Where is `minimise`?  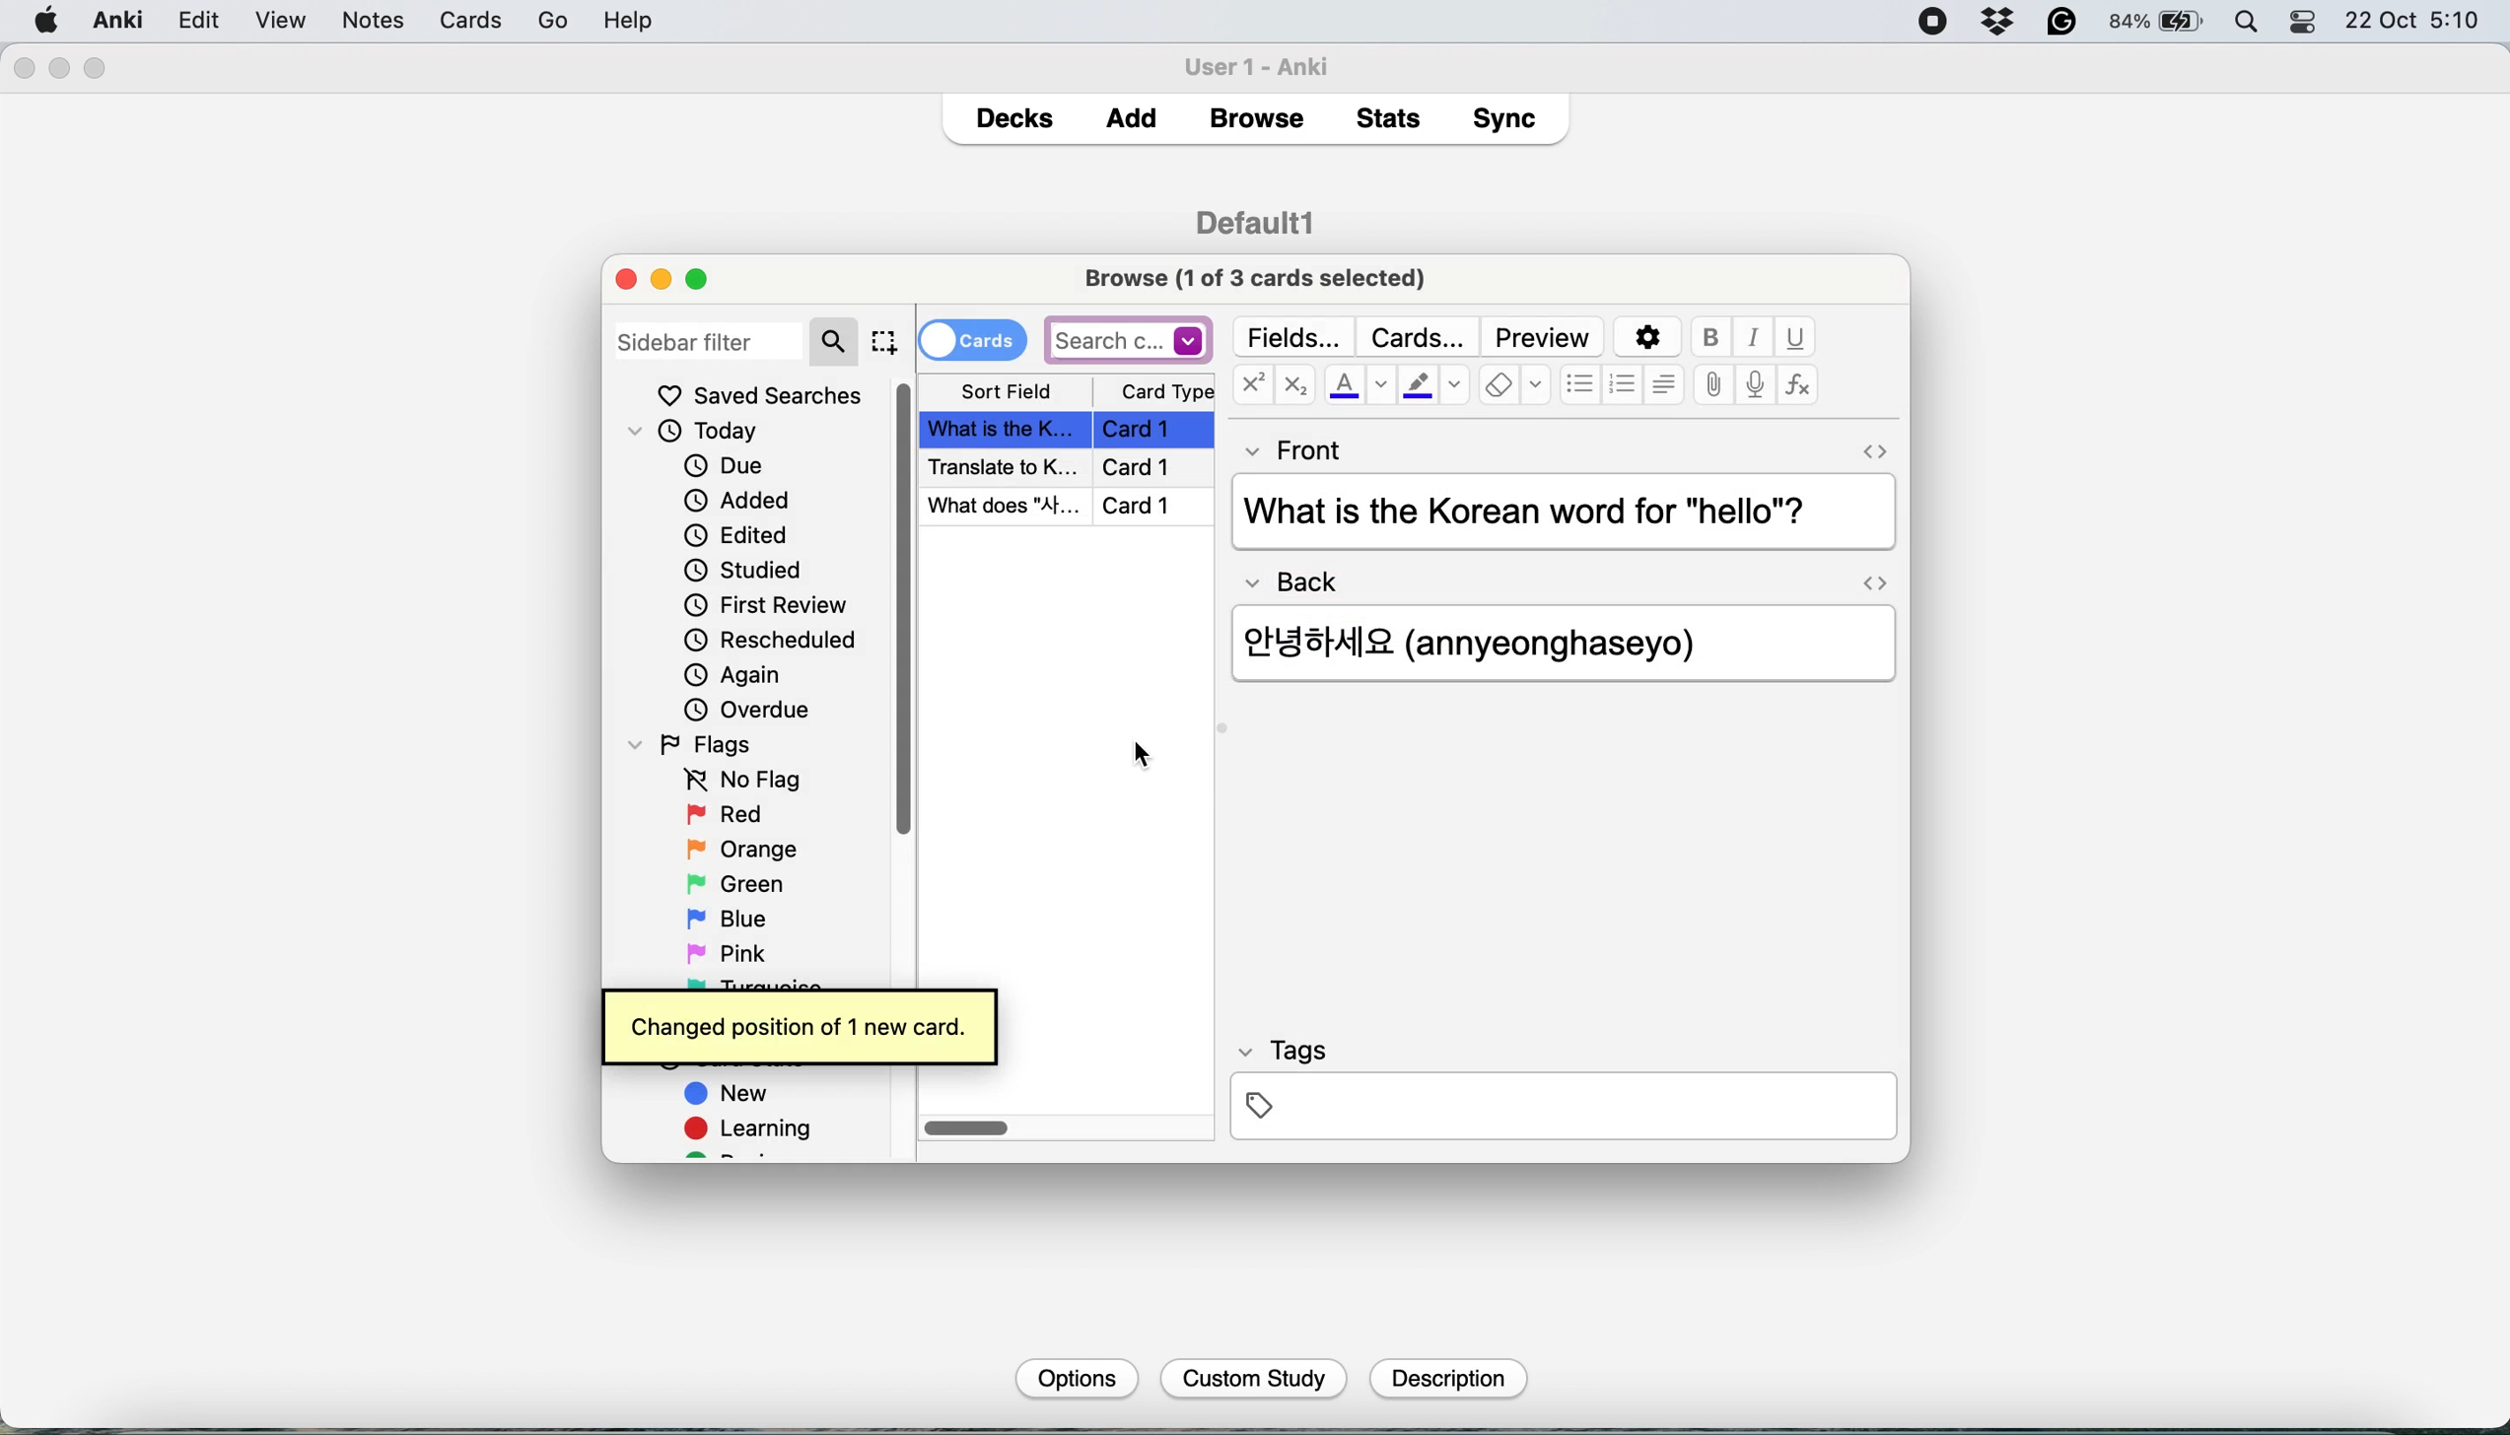
minimise is located at coordinates (661, 279).